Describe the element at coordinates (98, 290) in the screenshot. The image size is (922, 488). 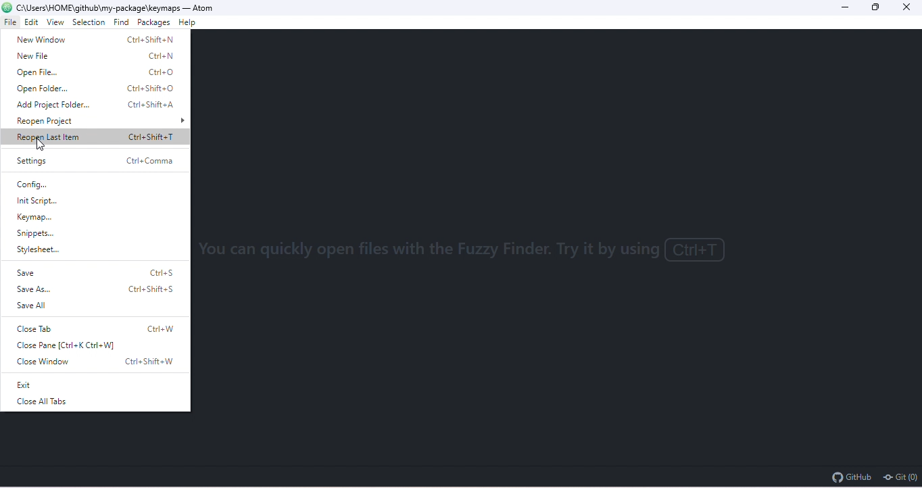
I see `save as Ctrl+Shift+S` at that location.